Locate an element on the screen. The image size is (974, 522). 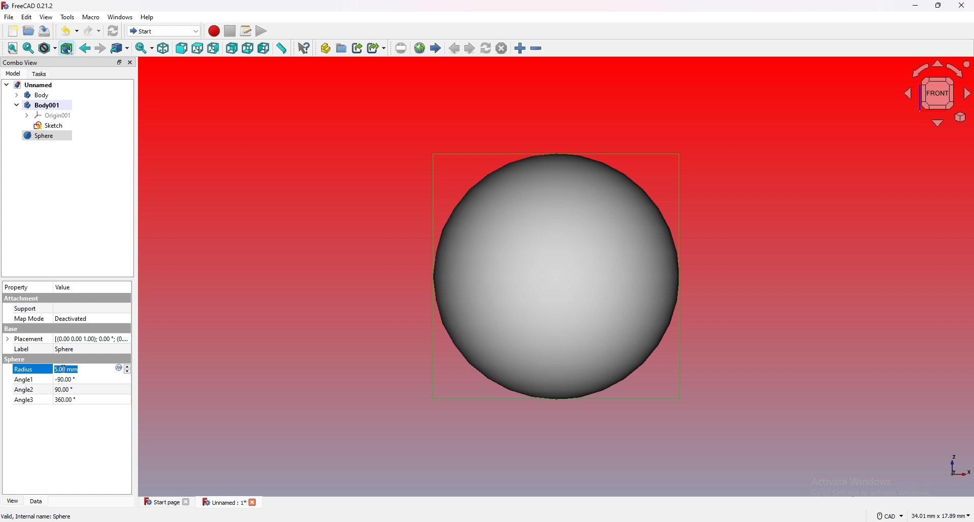
sphere is located at coordinates (64, 349).